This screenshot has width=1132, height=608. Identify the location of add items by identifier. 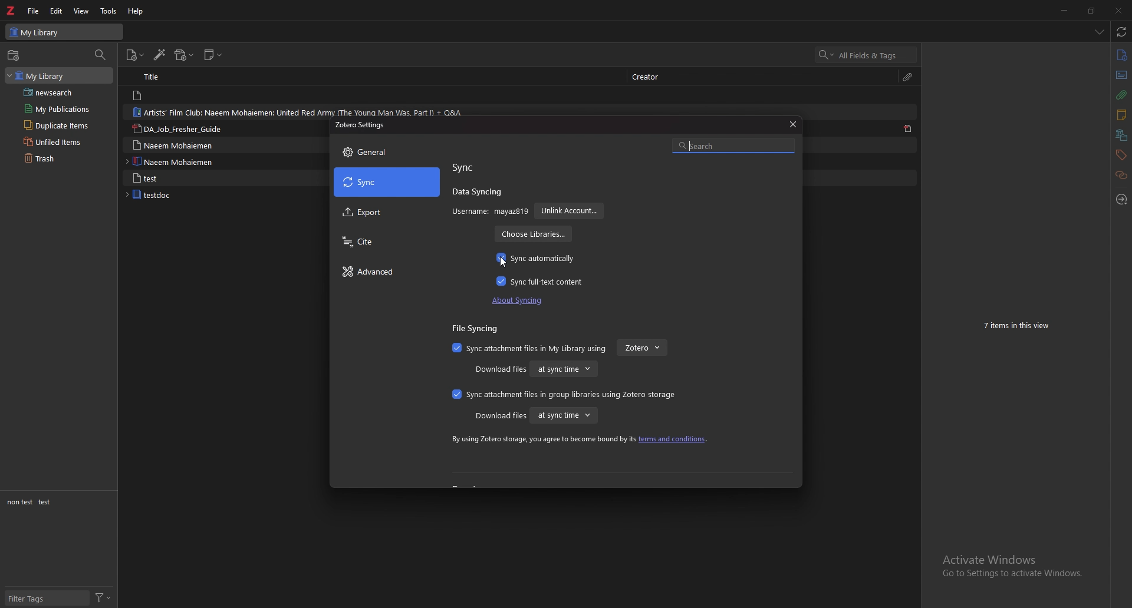
(161, 55).